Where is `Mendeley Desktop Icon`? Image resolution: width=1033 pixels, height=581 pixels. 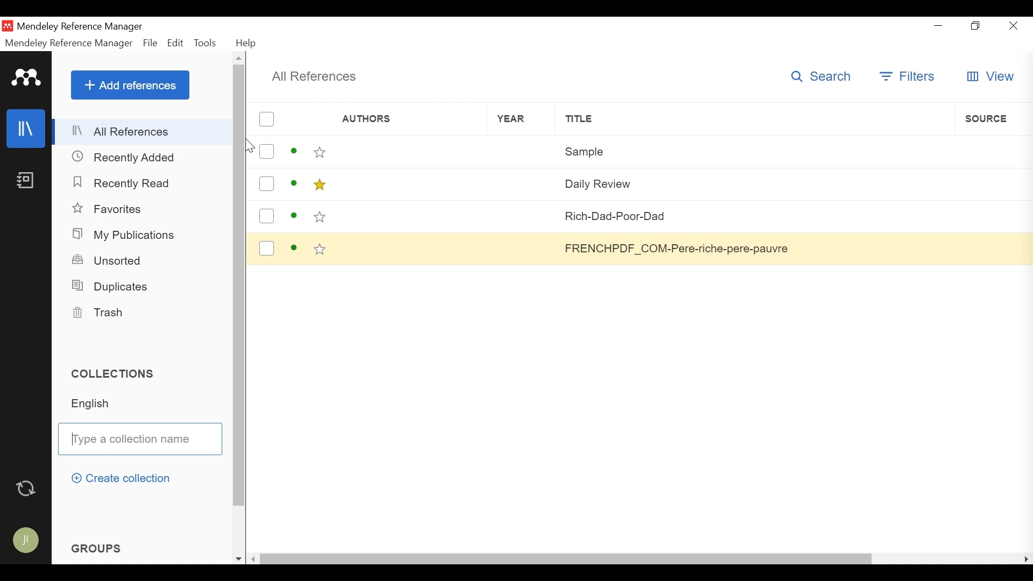 Mendeley Desktop Icon is located at coordinates (9, 26).